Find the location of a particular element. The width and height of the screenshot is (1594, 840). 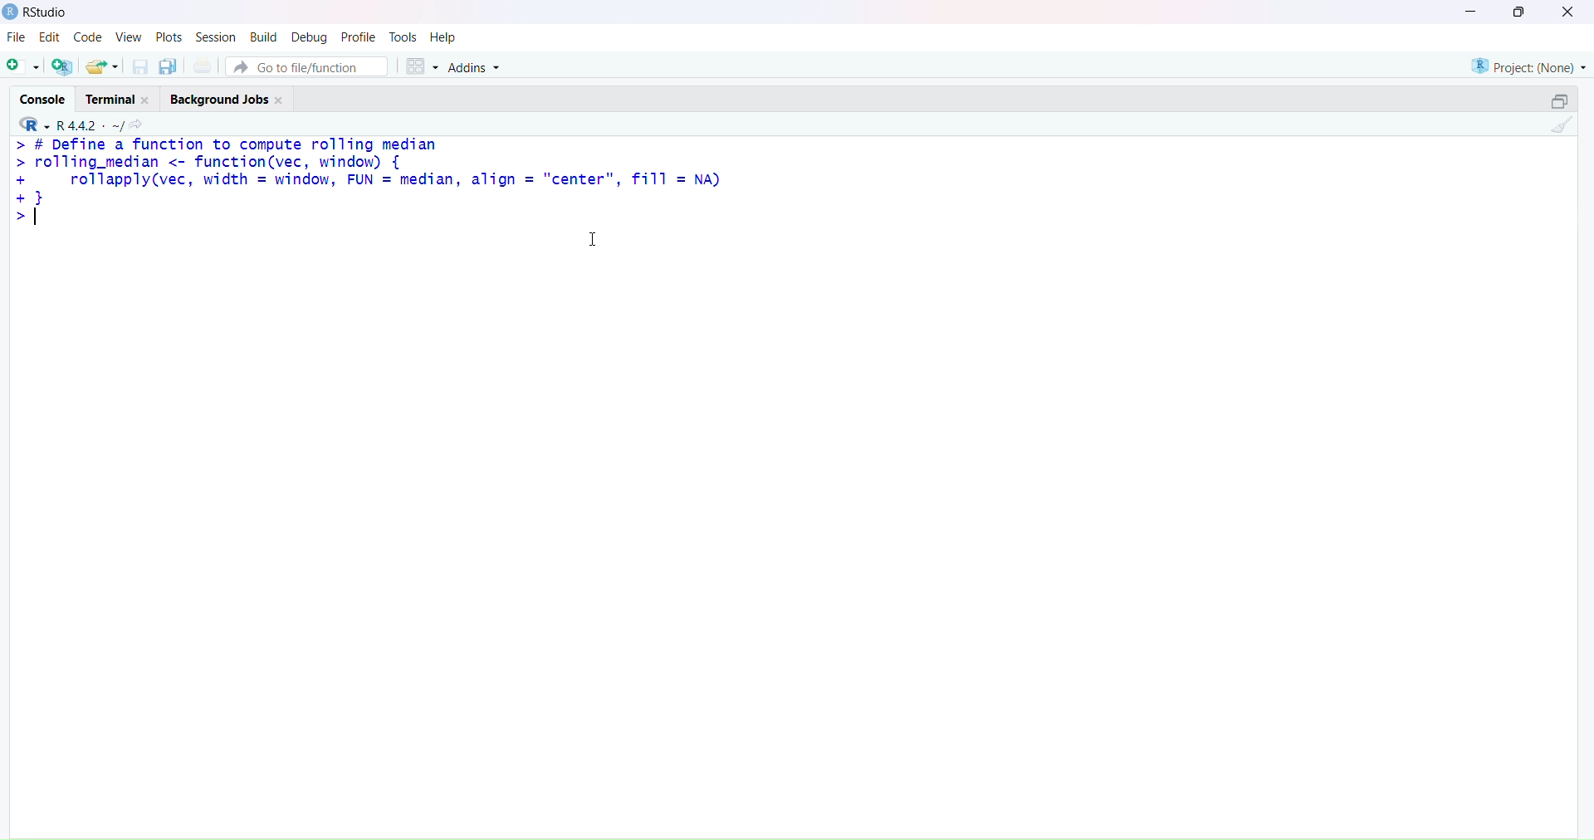

file is located at coordinates (15, 36).